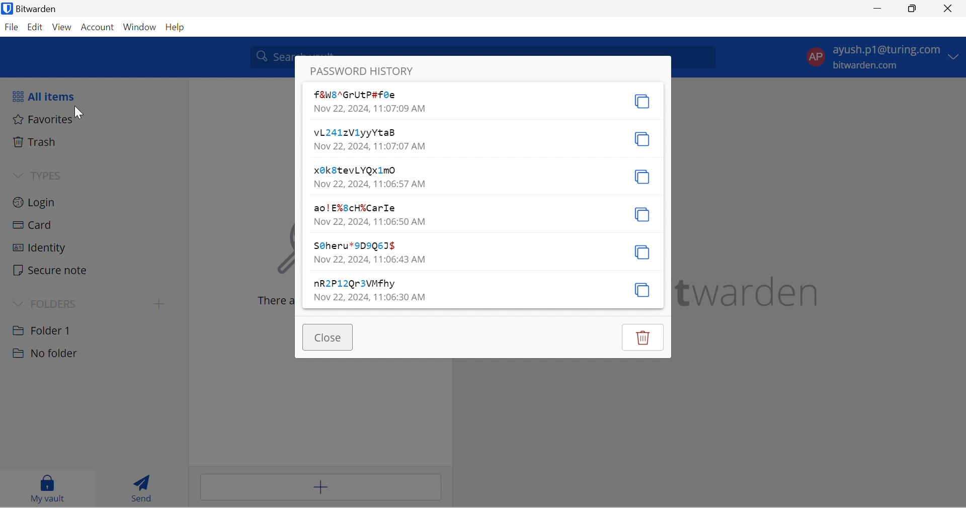 This screenshot has width=966, height=508. What do you see at coordinates (642, 252) in the screenshot?
I see `Copy` at bounding box center [642, 252].